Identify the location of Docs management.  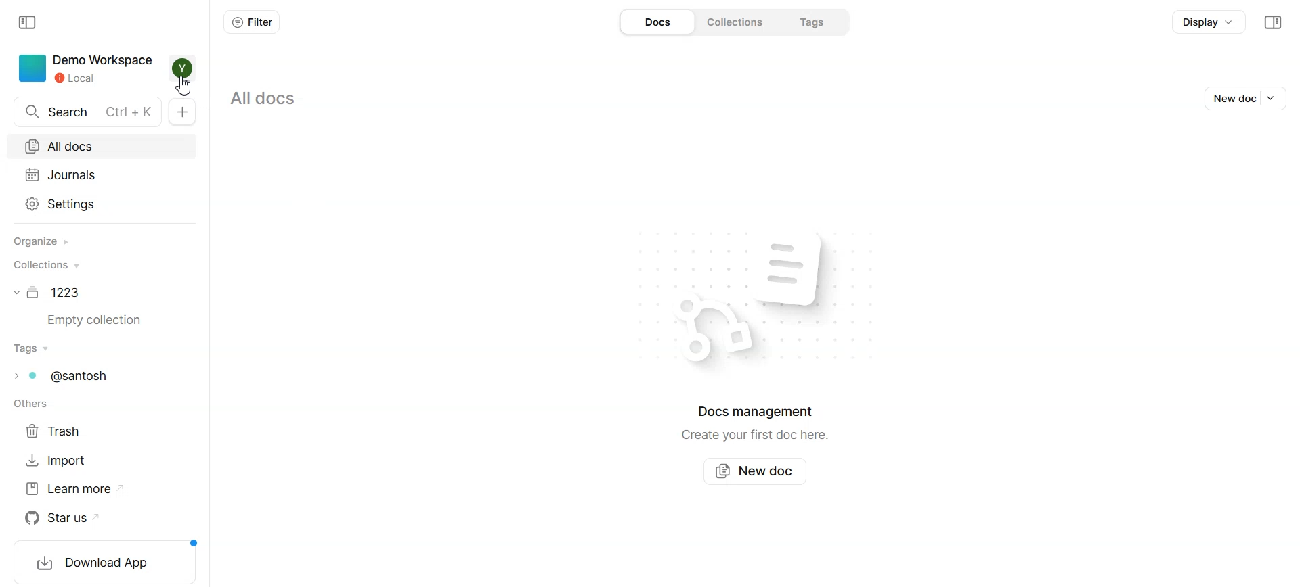
(758, 412).